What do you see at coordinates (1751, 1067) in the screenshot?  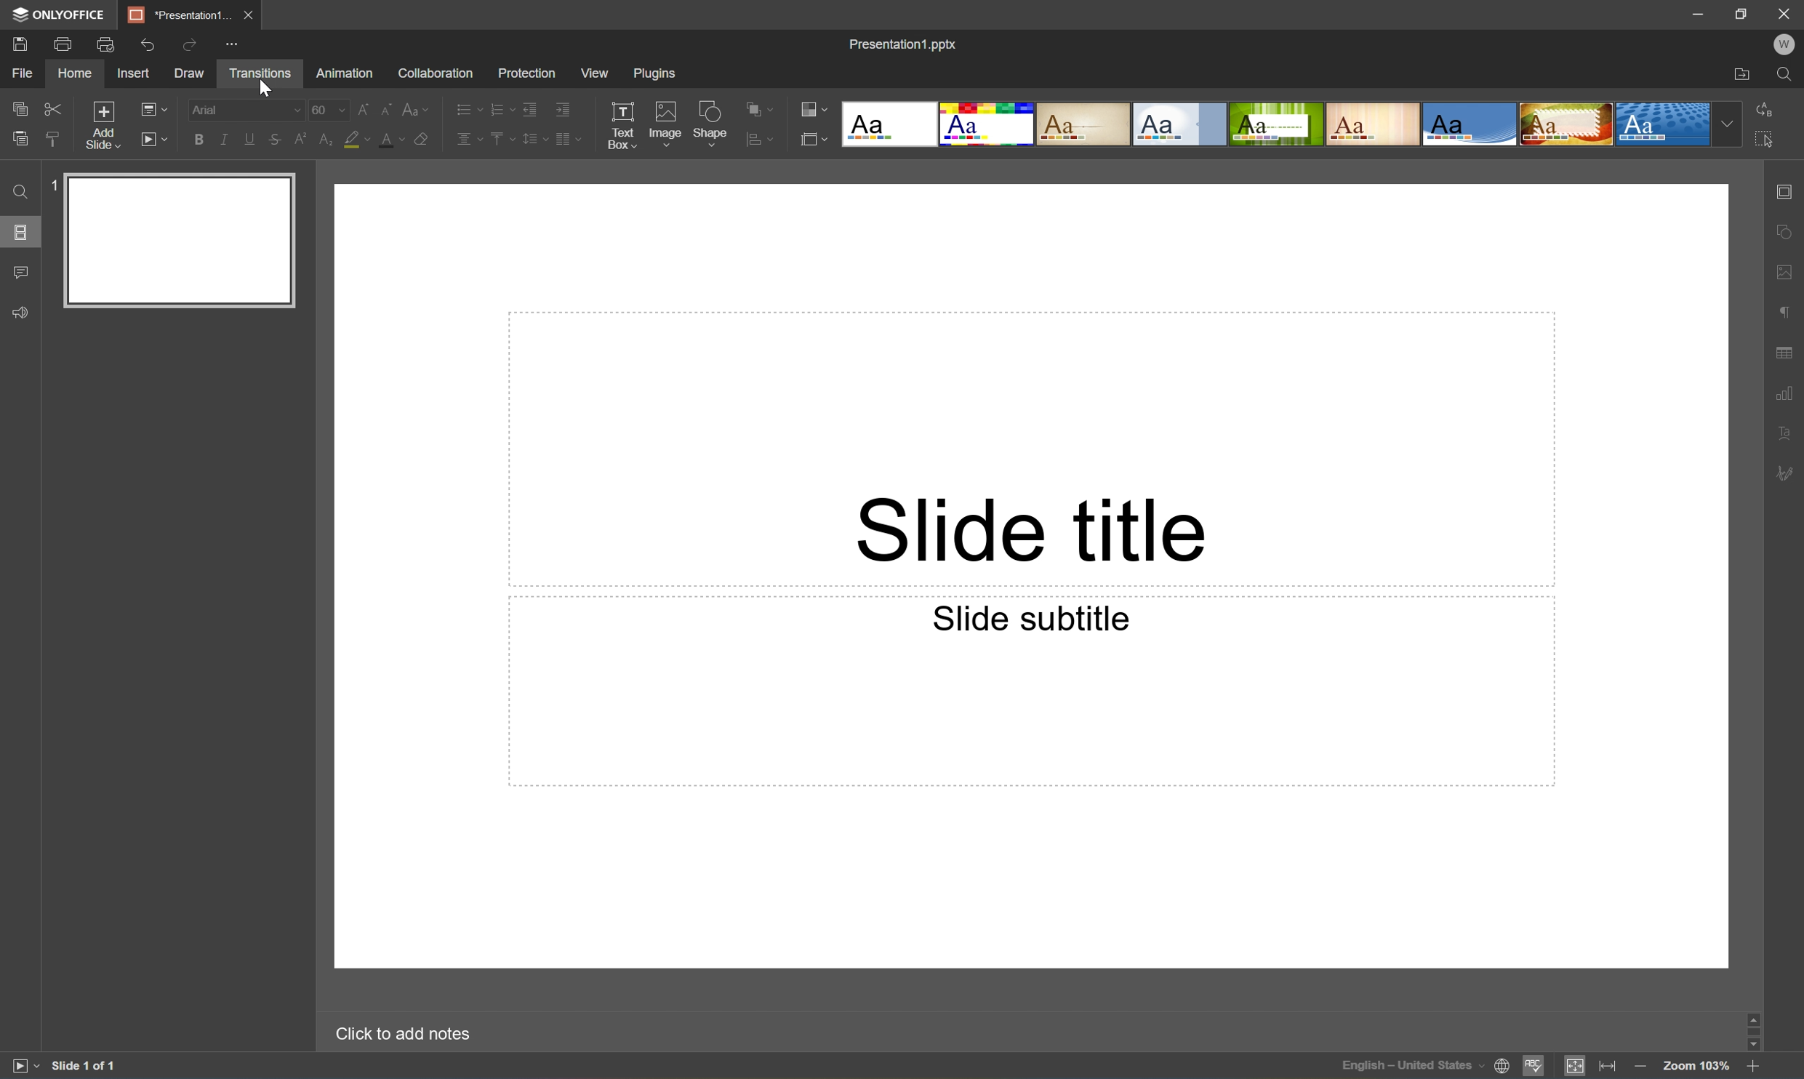 I see `Zoom in` at bounding box center [1751, 1067].